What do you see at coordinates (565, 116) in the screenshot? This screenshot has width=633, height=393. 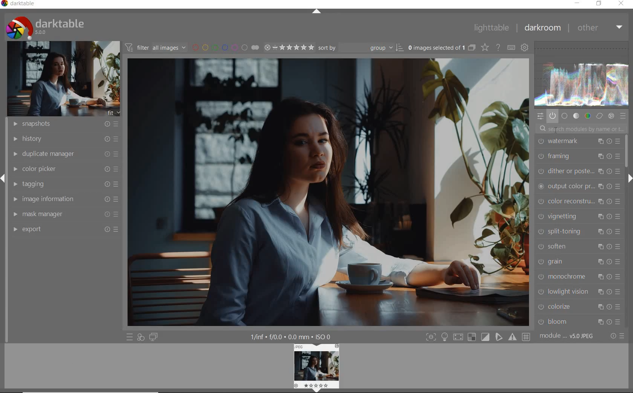 I see `base` at bounding box center [565, 116].